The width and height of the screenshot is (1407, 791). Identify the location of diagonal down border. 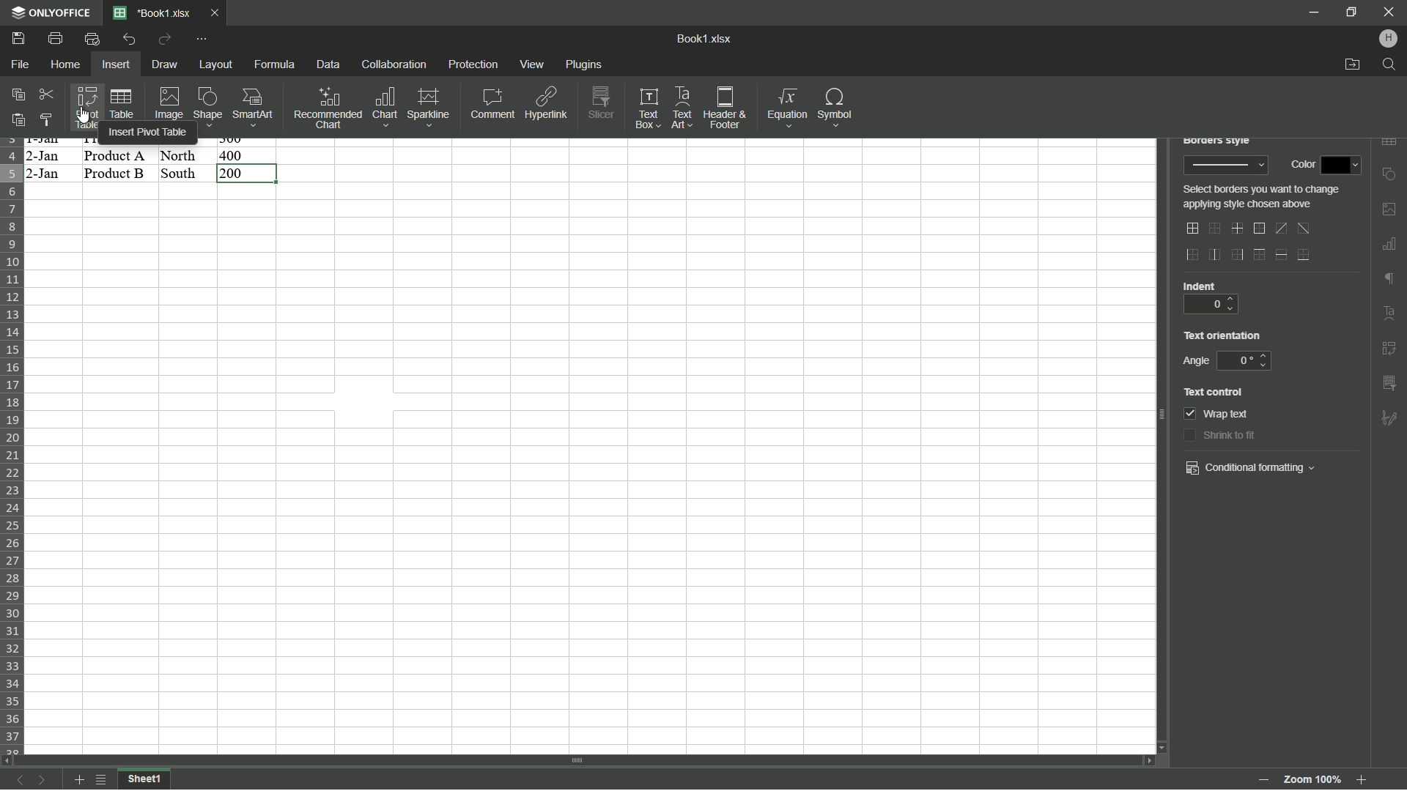
(1307, 229).